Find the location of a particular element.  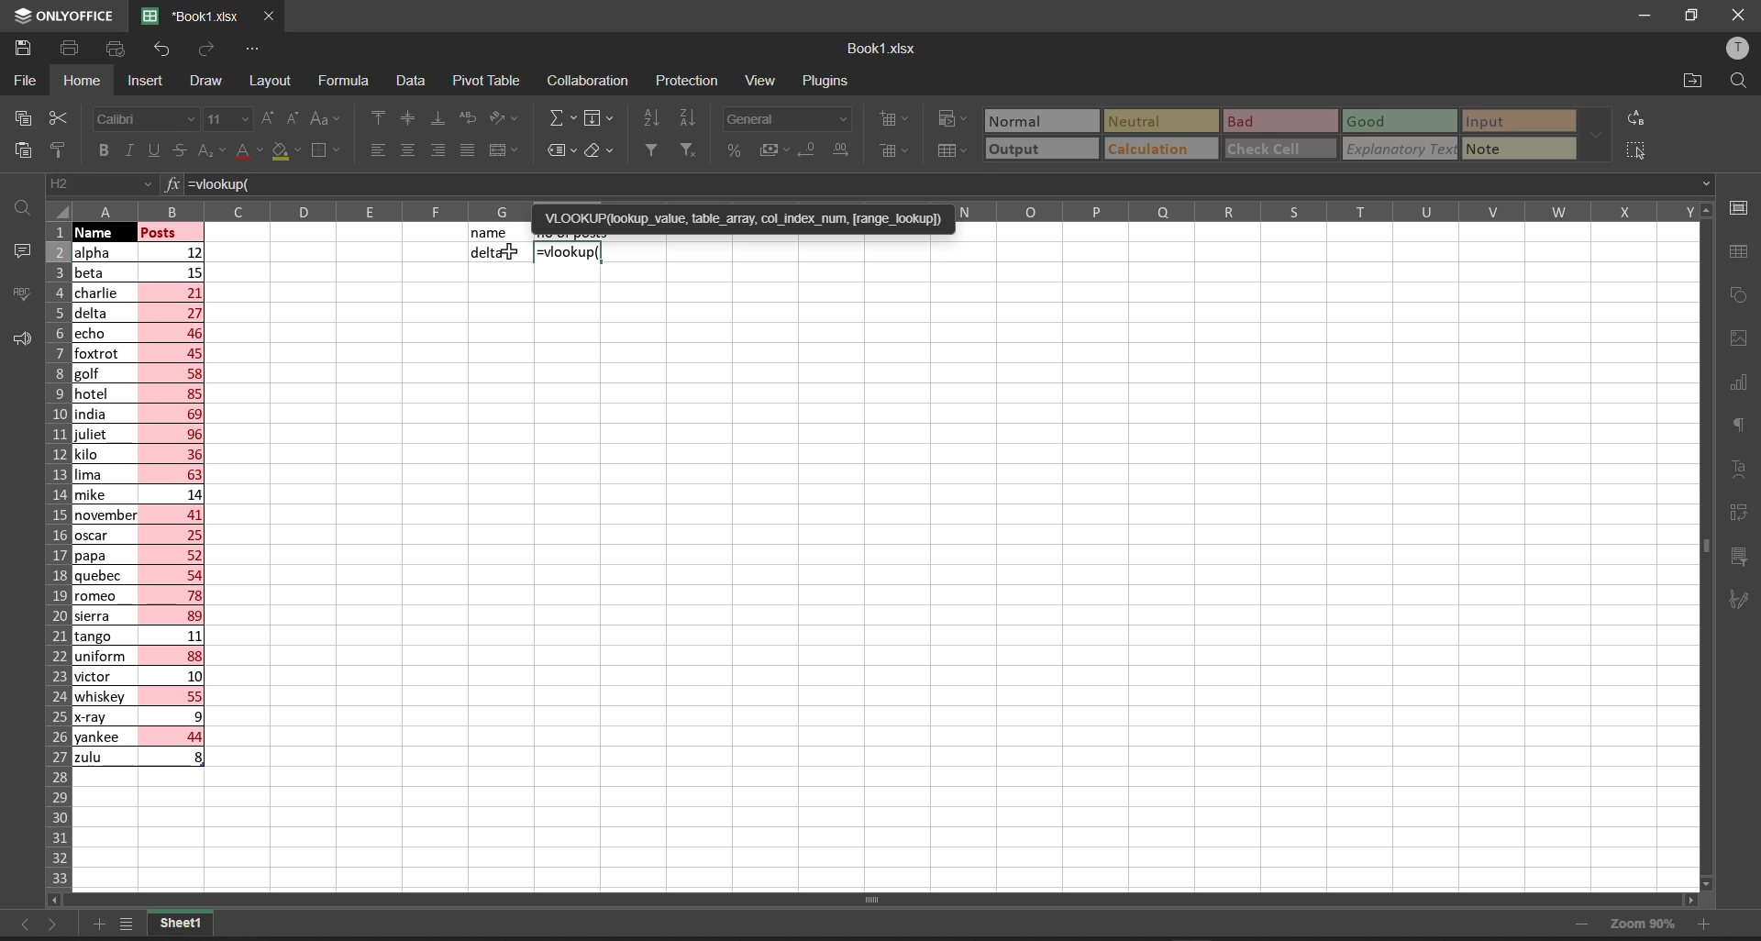

spell checking is located at coordinates (17, 293).